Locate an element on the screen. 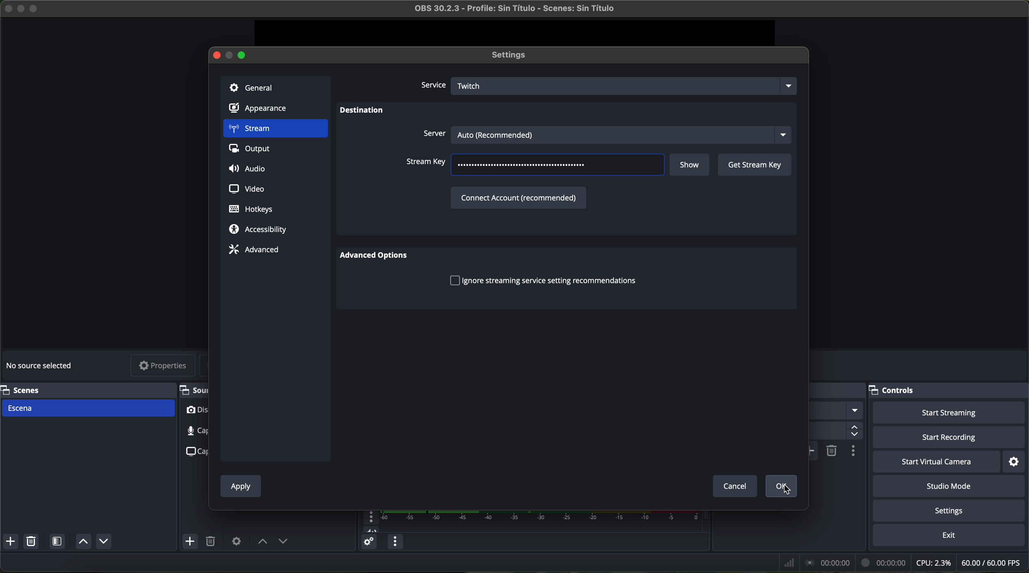  scenes is located at coordinates (85, 390).